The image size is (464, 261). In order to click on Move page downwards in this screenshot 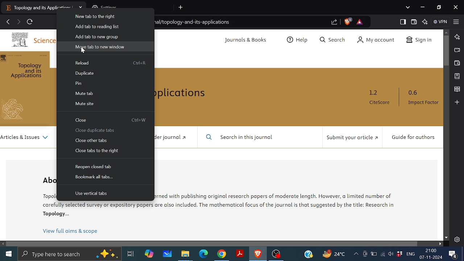, I will do `click(446, 237)`.